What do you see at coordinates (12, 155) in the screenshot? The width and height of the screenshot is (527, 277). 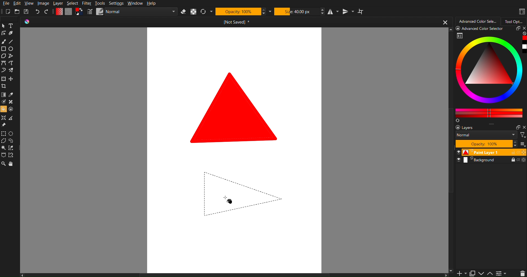 I see `Angle` at bounding box center [12, 155].